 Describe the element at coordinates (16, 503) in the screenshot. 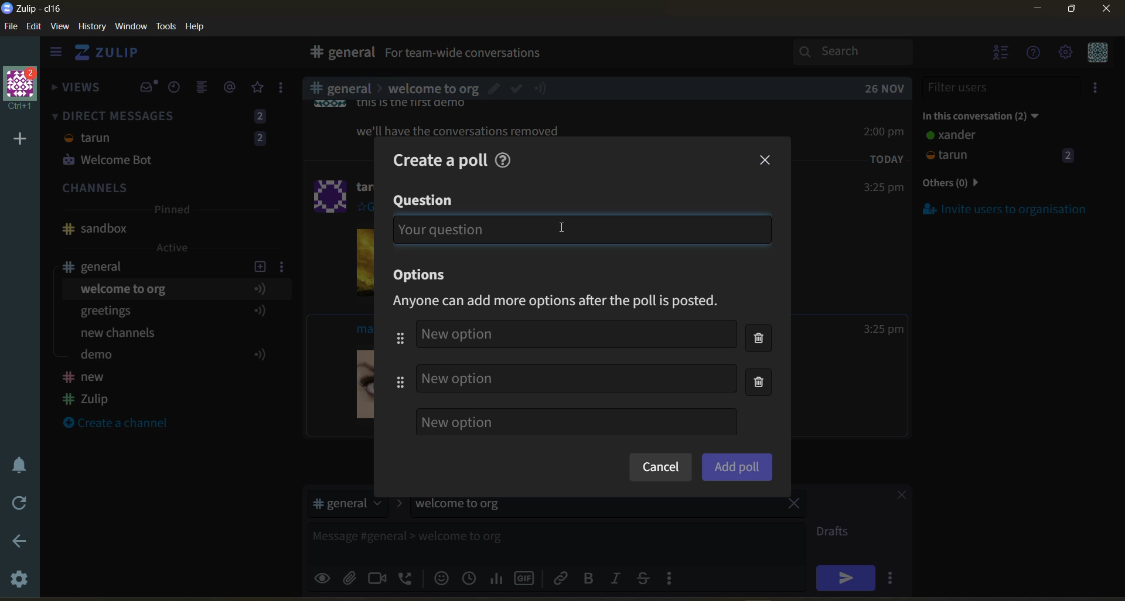

I see `reload` at that location.